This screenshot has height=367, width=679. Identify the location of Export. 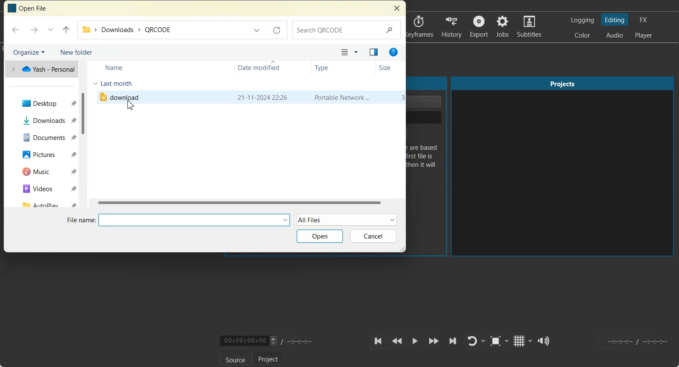
(479, 26).